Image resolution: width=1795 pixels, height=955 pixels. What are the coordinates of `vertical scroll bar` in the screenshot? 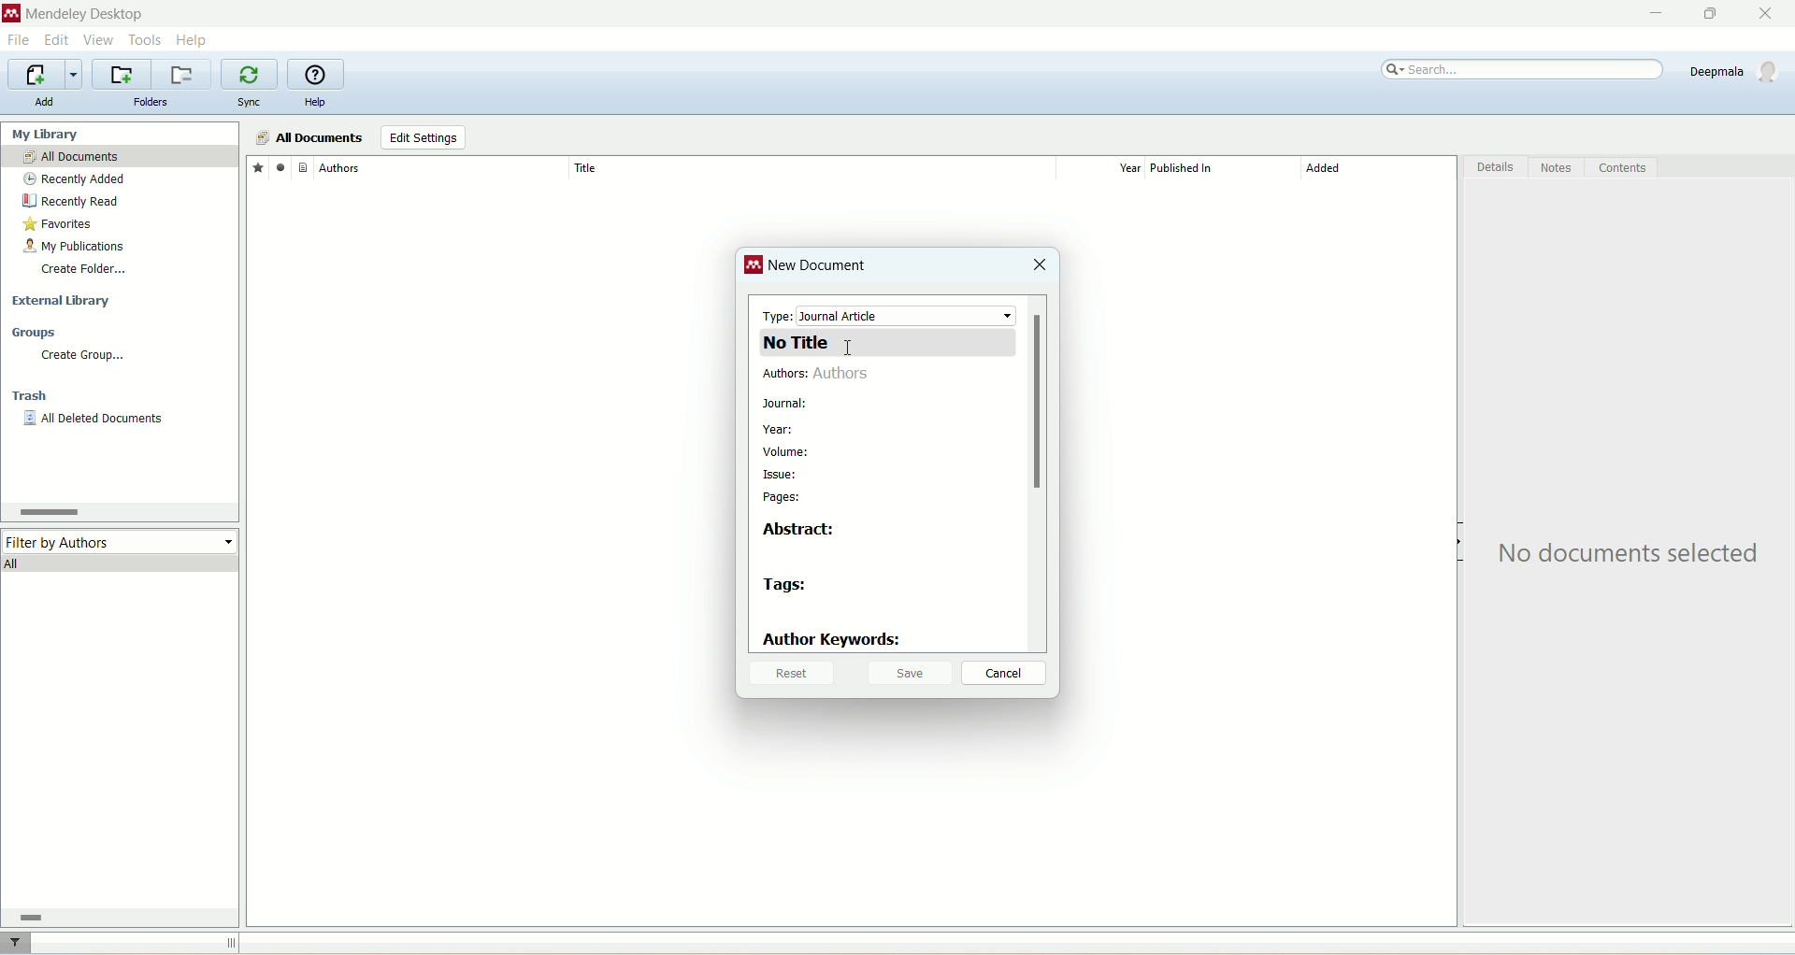 It's located at (1037, 472).